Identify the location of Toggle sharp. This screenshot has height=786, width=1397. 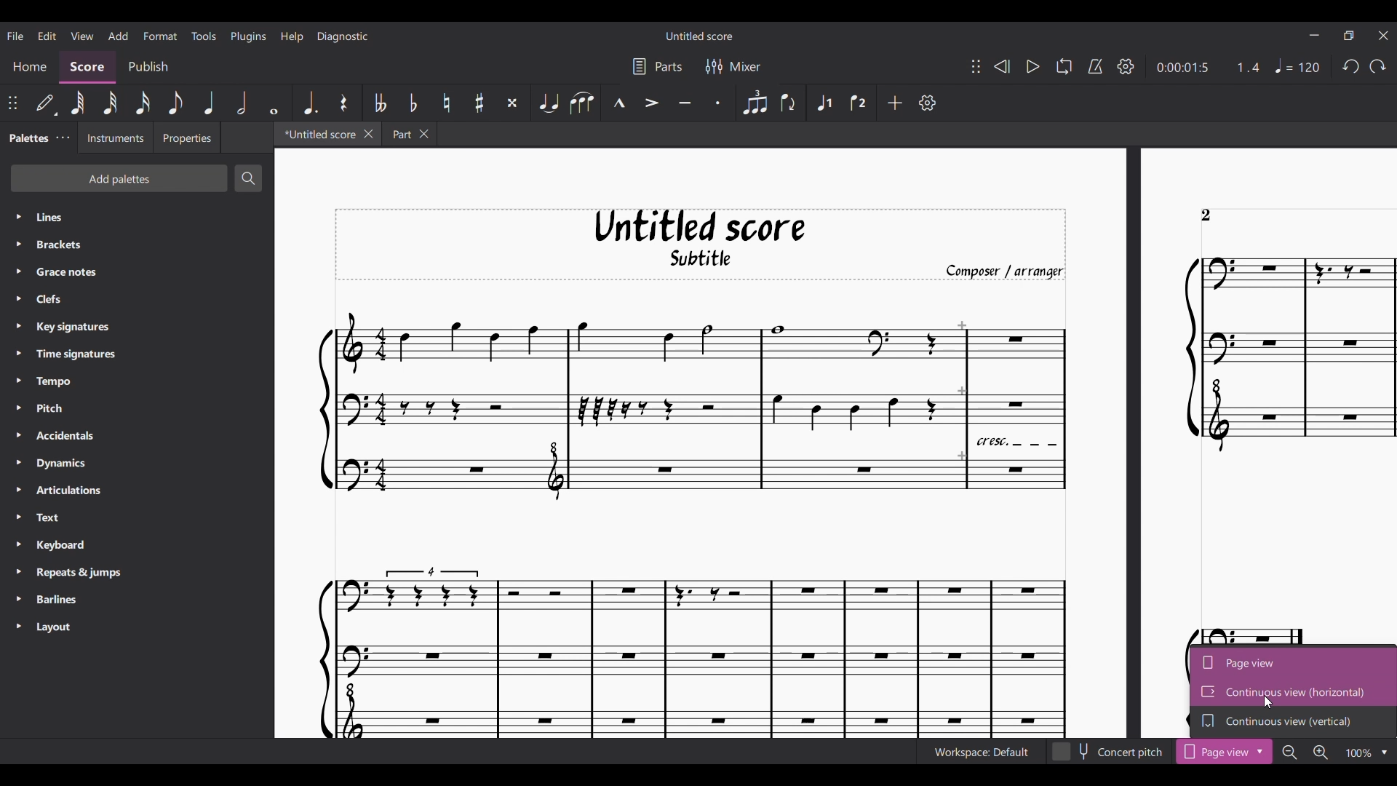
(480, 103).